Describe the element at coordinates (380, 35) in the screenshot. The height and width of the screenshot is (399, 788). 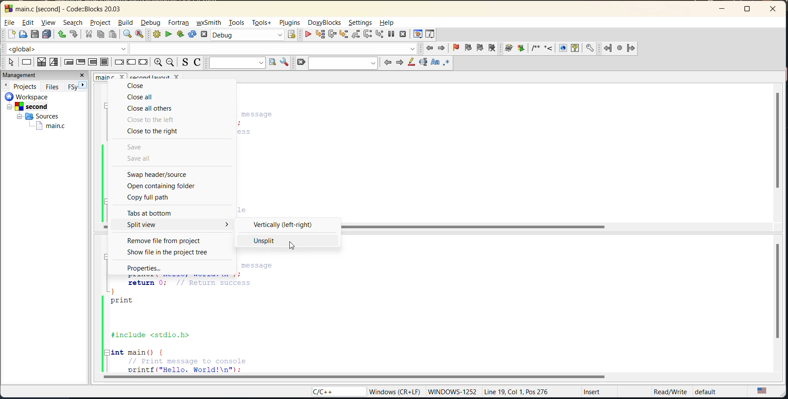
I see `step into instruction` at that location.